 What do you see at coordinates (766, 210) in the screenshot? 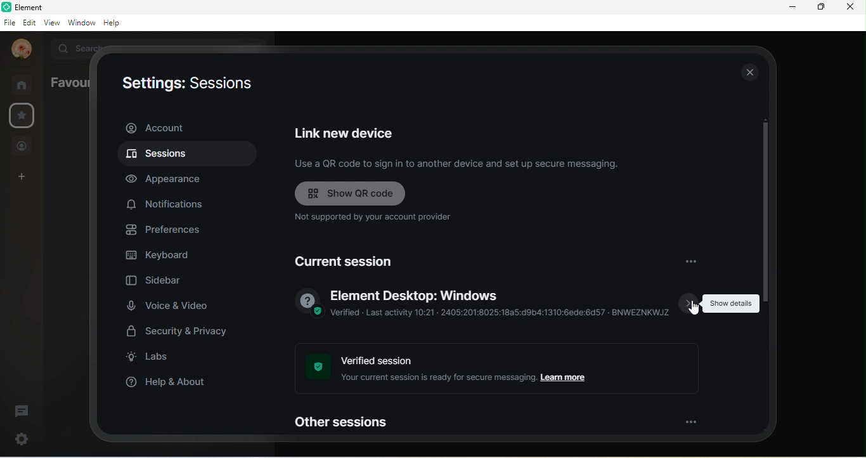
I see `vertical scroll bar` at bounding box center [766, 210].